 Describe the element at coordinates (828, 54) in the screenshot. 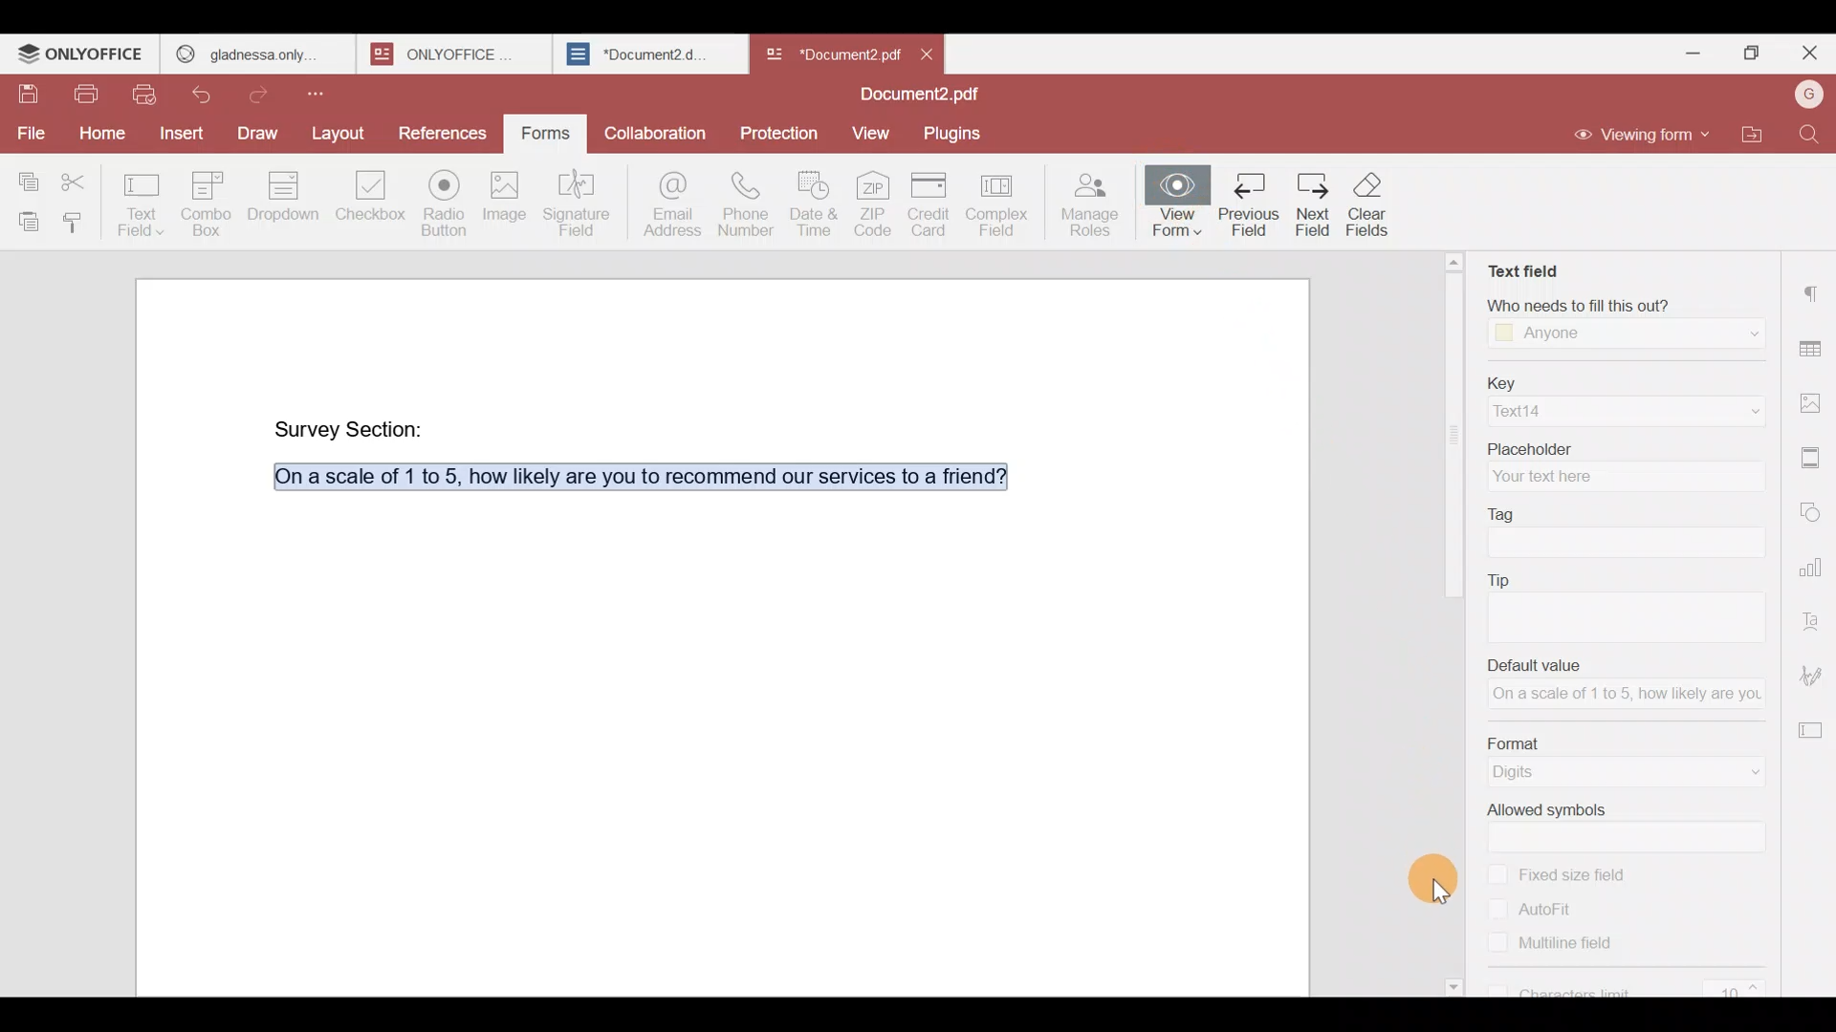

I see `*Document2 pd` at that location.